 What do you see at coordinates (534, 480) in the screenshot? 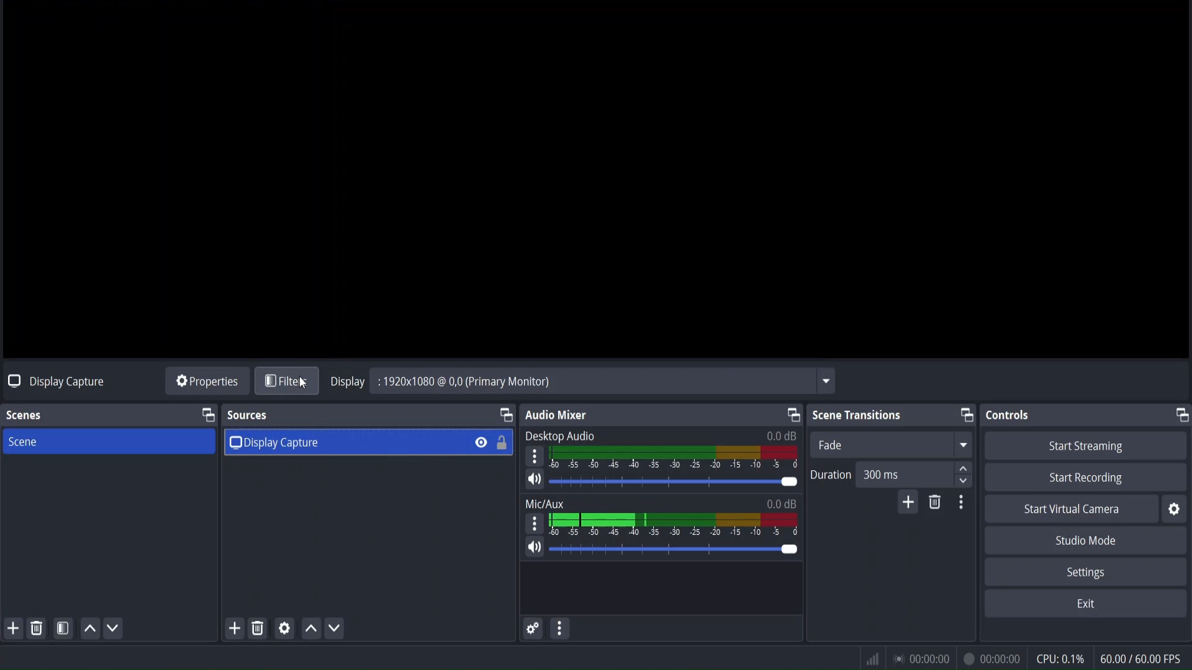
I see `mute` at bounding box center [534, 480].